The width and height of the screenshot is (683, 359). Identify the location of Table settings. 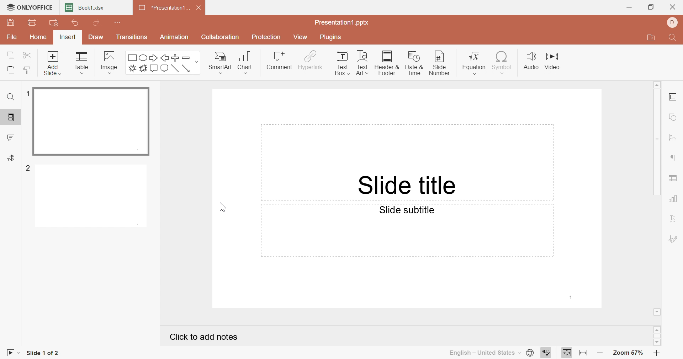
(673, 179).